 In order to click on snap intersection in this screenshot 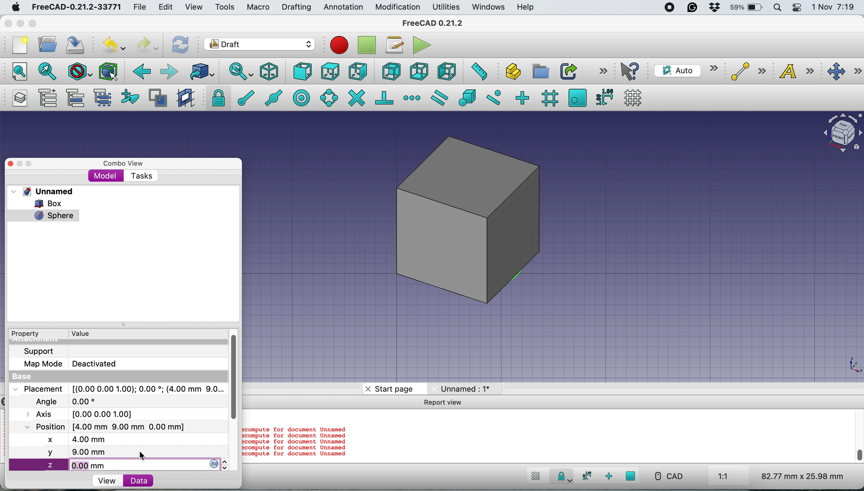, I will do `click(356, 97)`.